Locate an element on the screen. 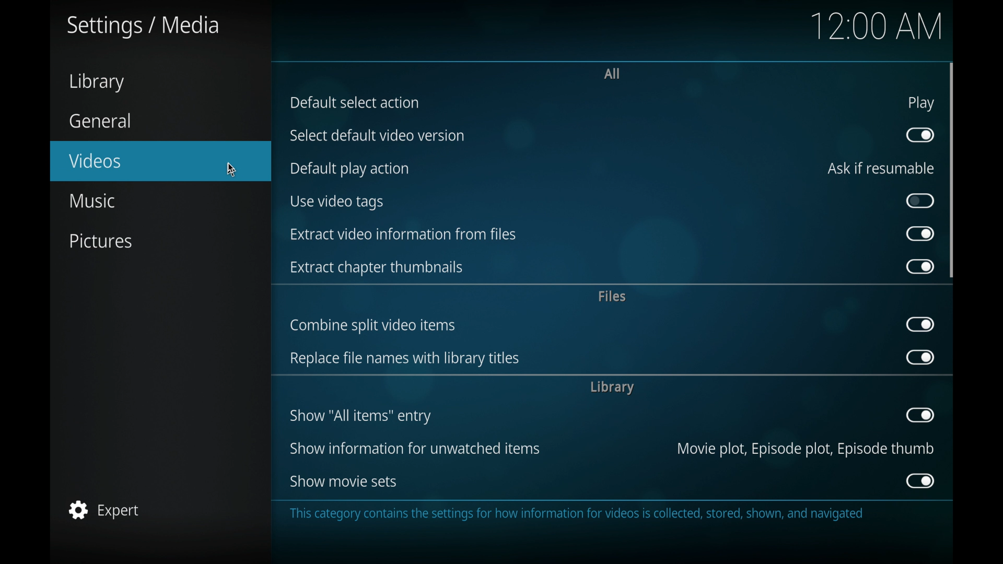 The image size is (1003, 564). toggle button is located at coordinates (921, 415).